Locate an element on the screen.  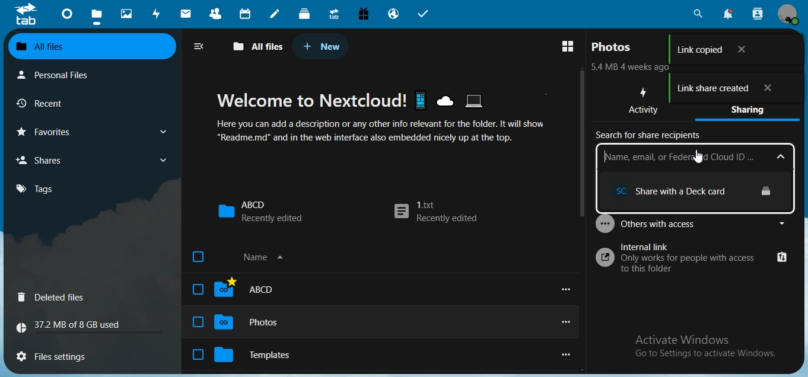
deleted files is located at coordinates (54, 298).